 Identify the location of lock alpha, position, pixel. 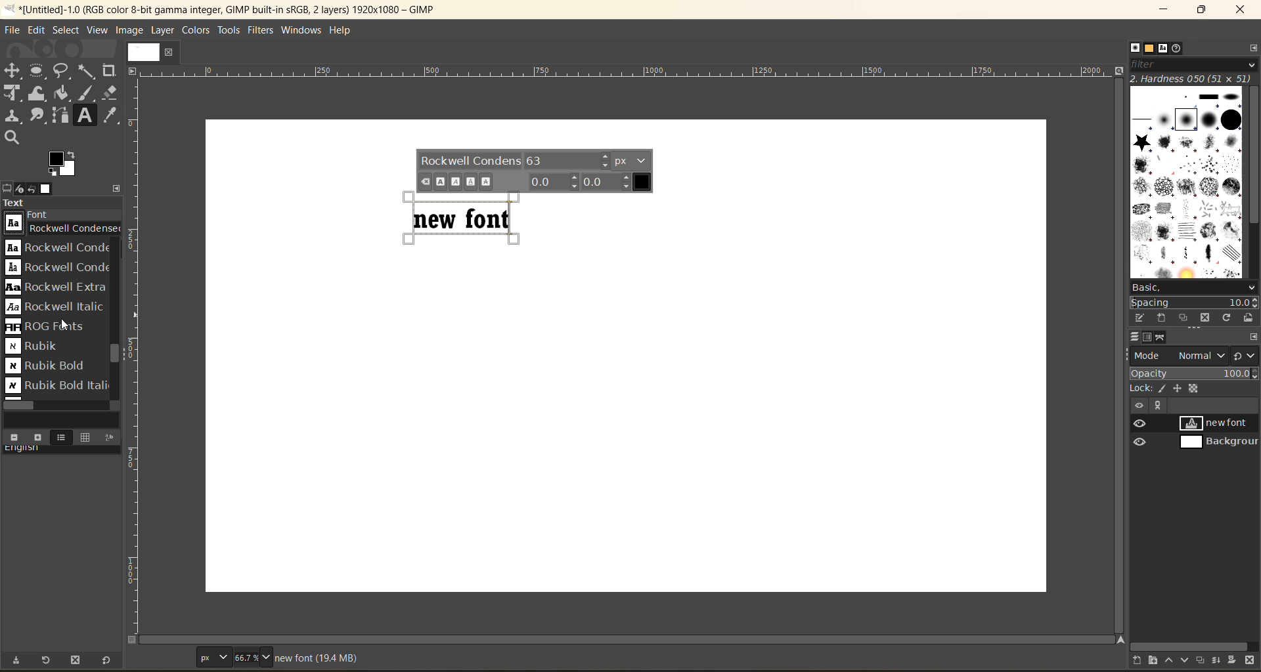
(1174, 387).